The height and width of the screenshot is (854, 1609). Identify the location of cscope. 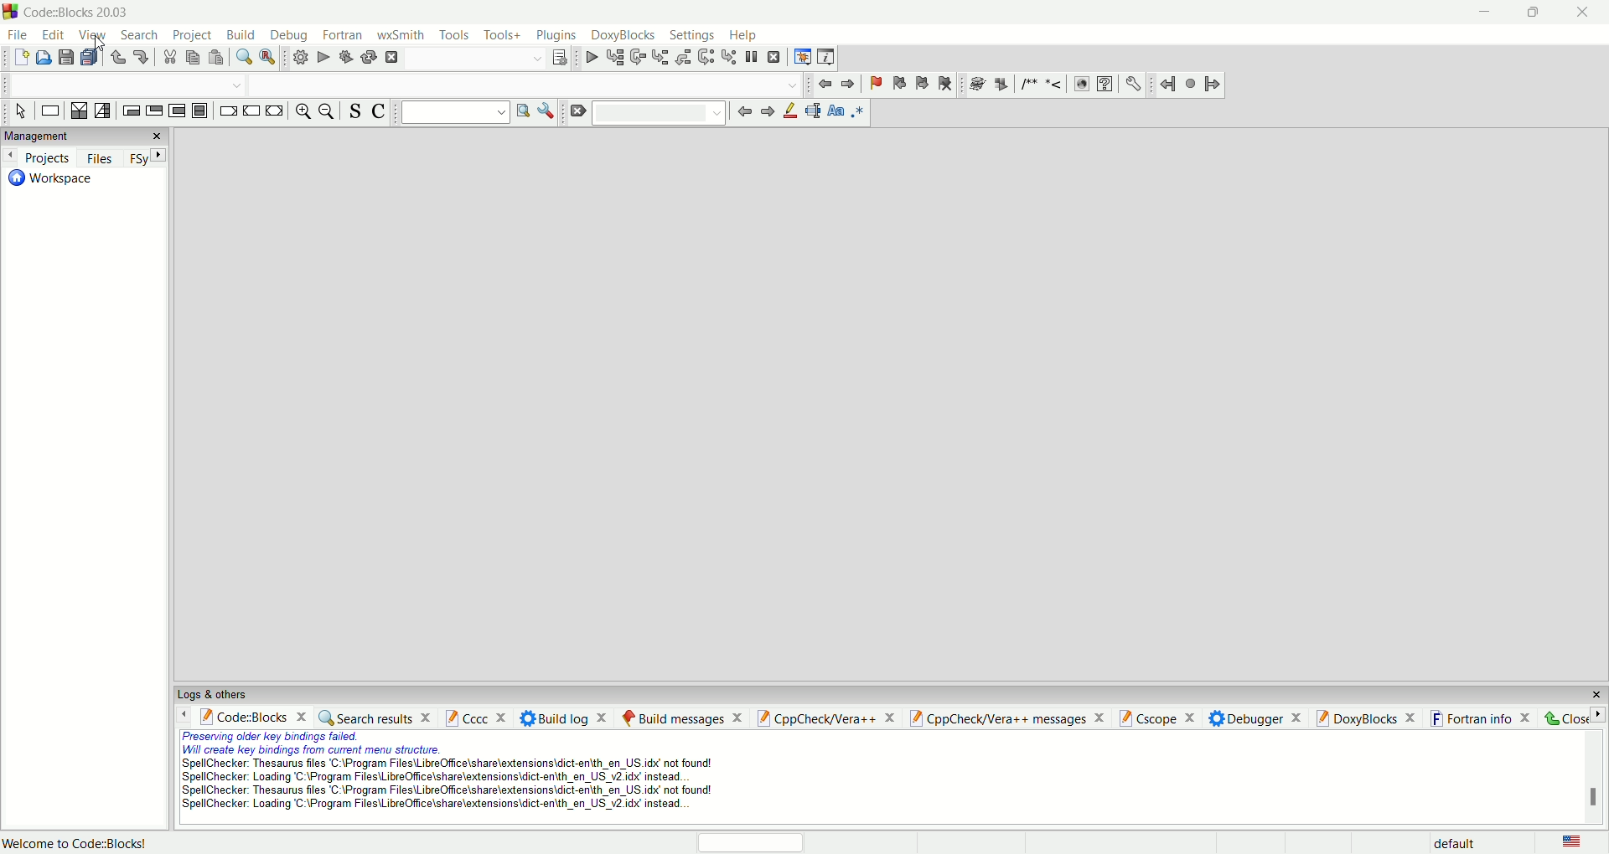
(1158, 719).